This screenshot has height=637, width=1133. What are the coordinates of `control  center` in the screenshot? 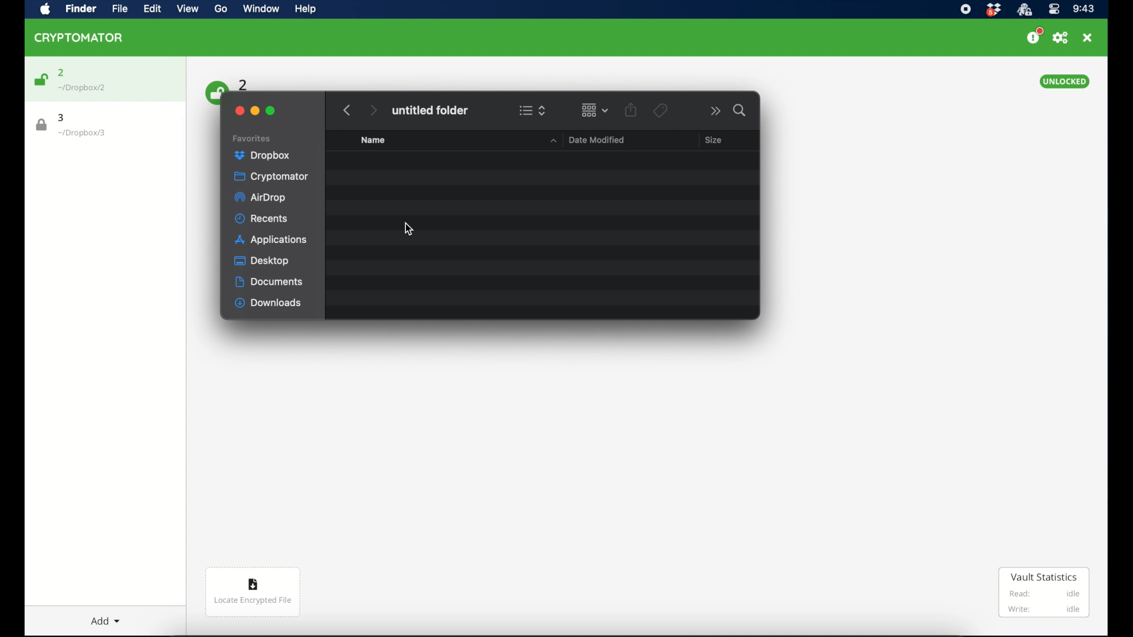 It's located at (1053, 9).